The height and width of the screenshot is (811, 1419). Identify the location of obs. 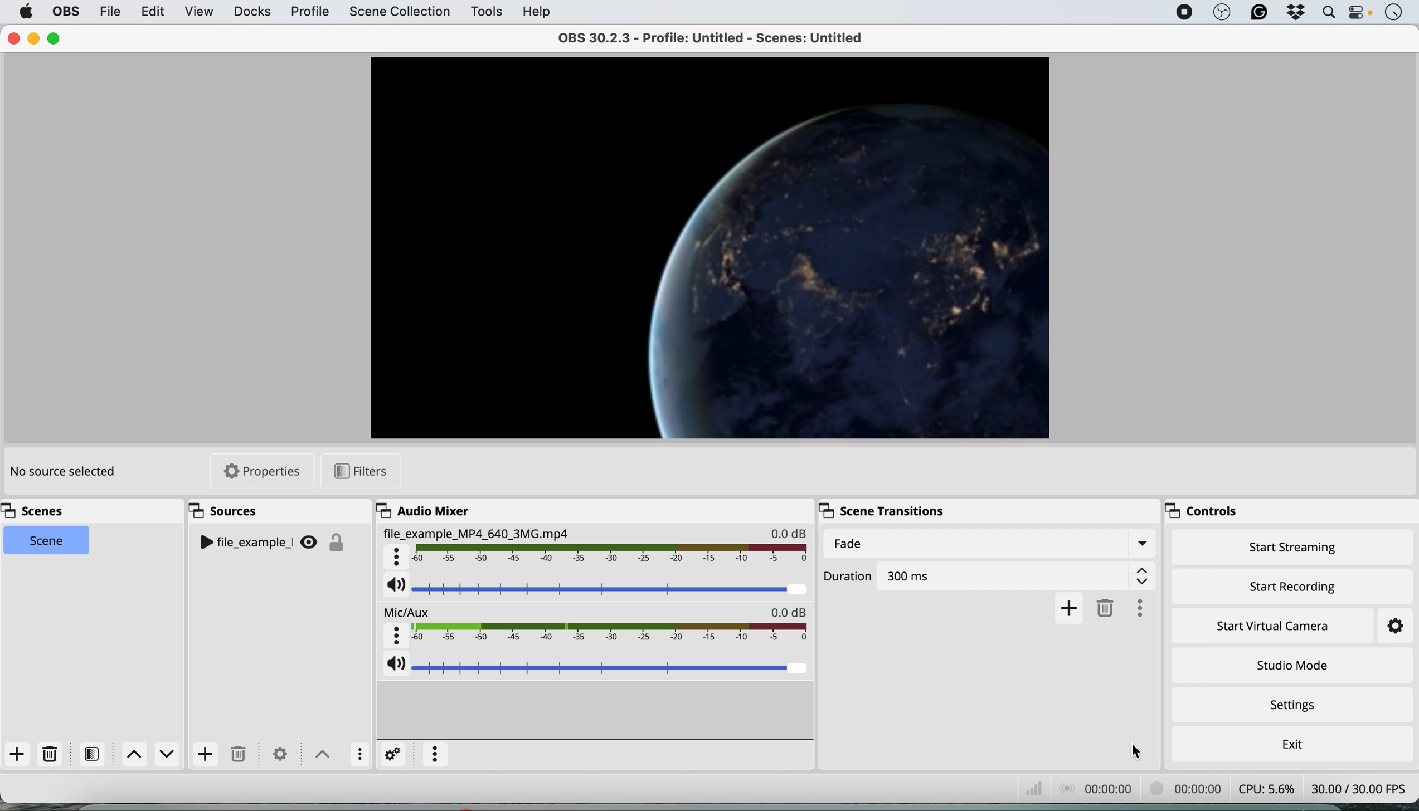
(64, 12).